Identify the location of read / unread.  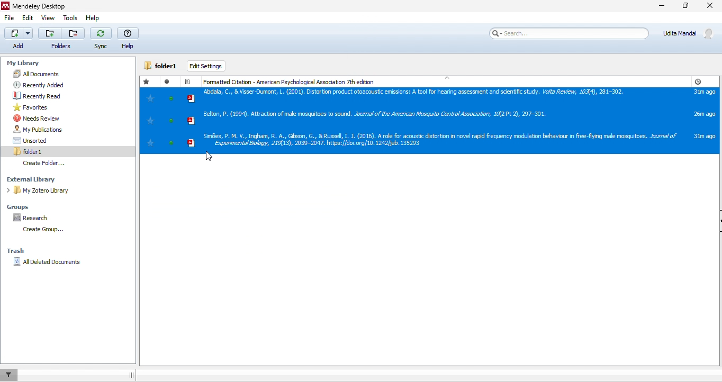
(169, 81).